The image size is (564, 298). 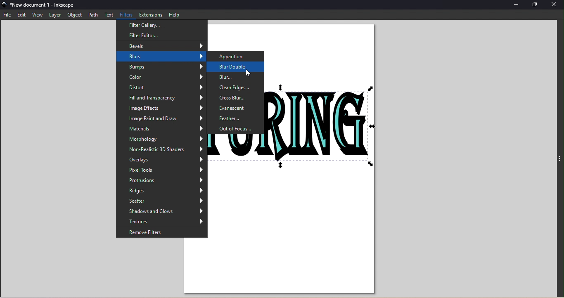 I want to click on Toggle command panel, so click(x=559, y=161).